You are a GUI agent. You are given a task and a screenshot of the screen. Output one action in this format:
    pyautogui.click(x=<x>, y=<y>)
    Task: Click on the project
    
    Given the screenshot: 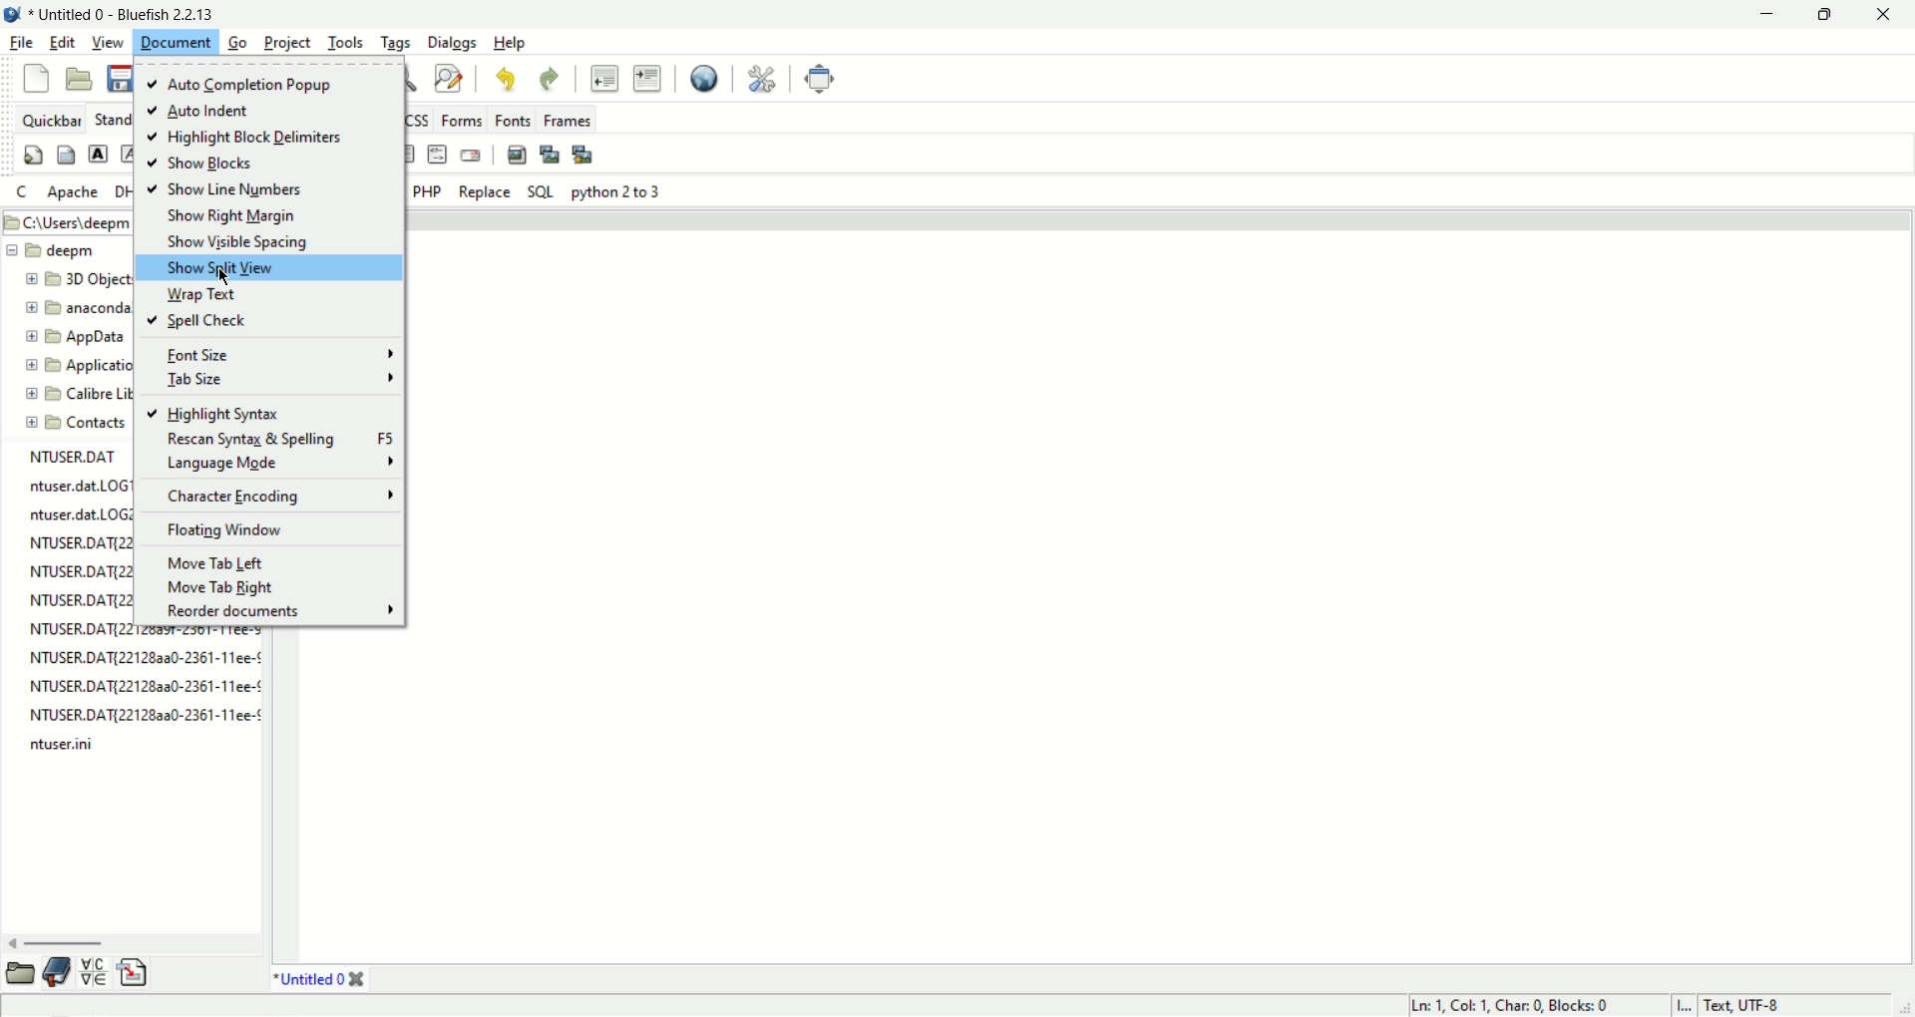 What is the action you would take?
    pyautogui.click(x=287, y=43)
    